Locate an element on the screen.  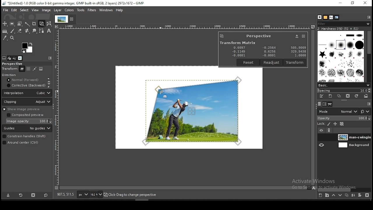
refresh brushes is located at coordinates (357, 96).